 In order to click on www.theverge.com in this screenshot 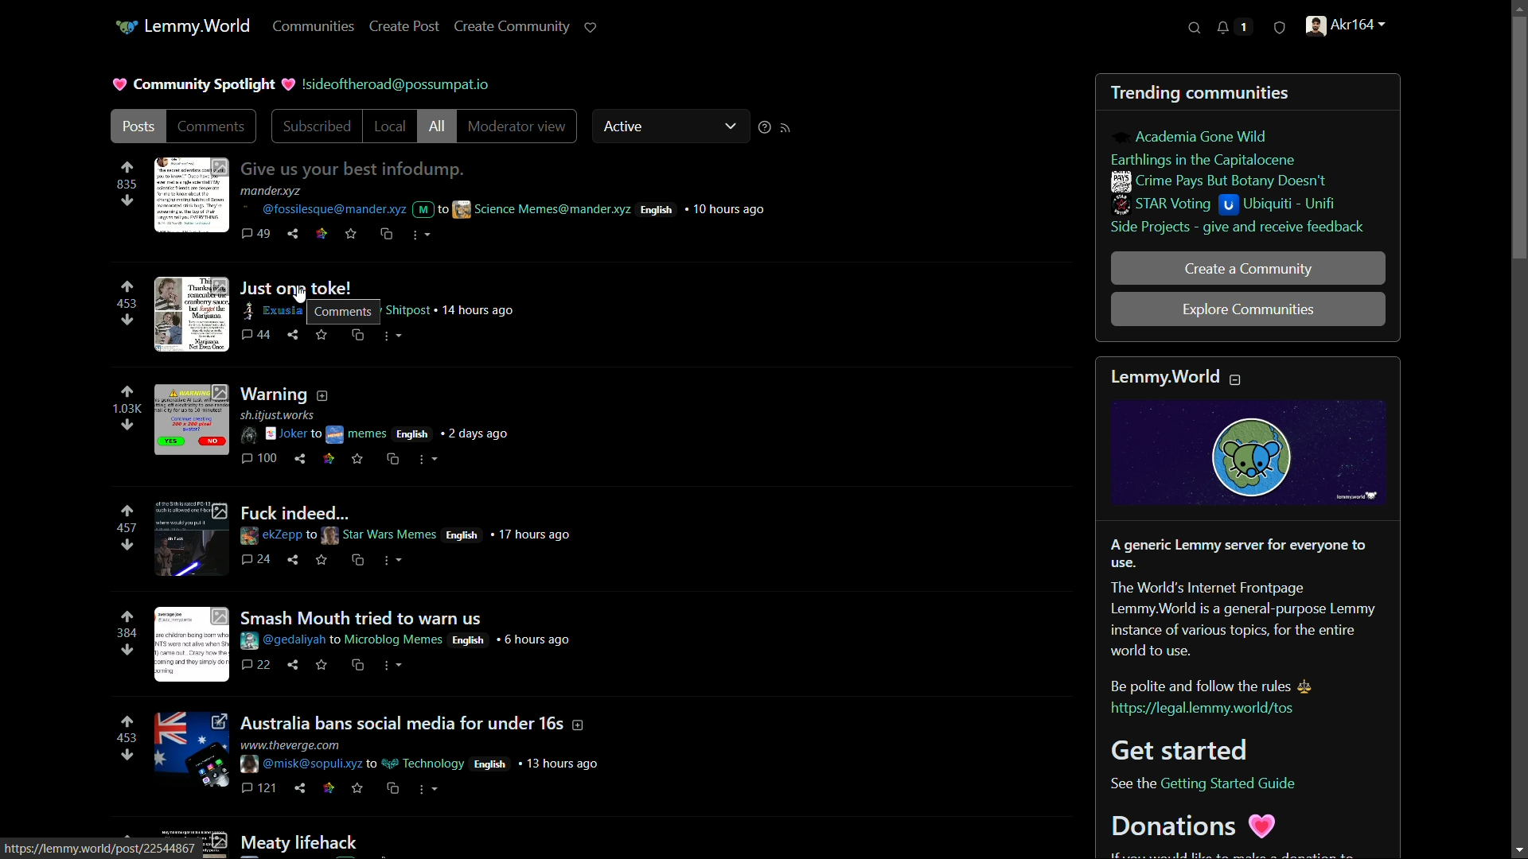, I will do `click(291, 743)`.